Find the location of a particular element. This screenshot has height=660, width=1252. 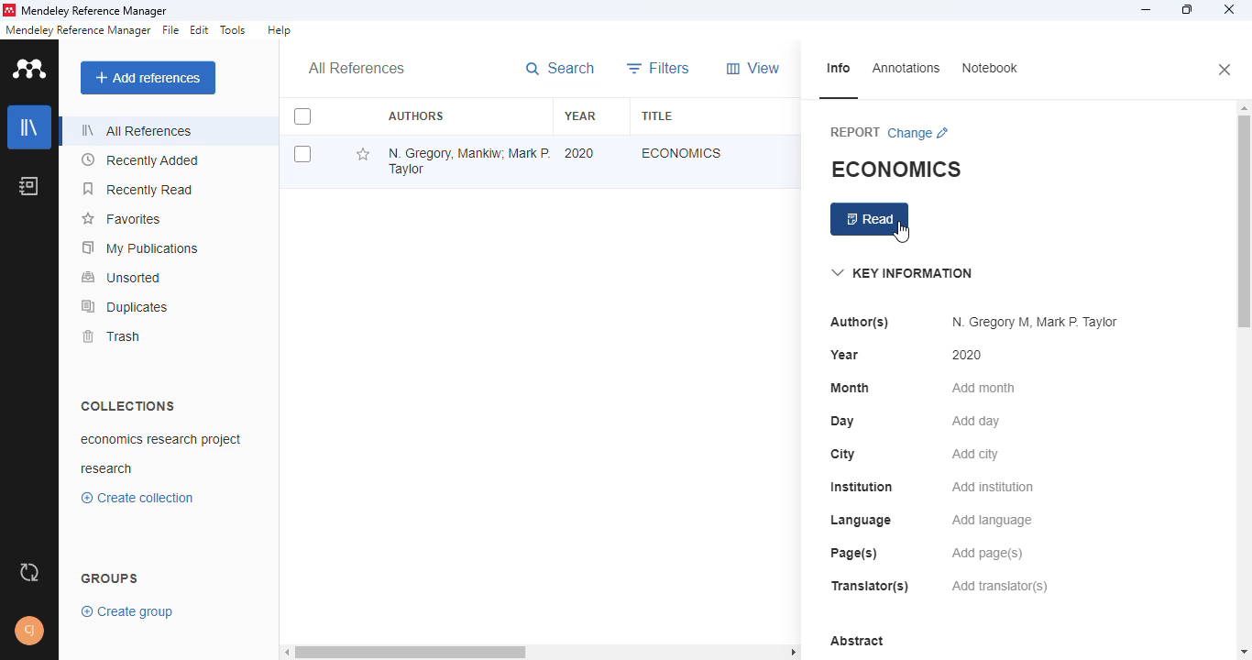

add language is located at coordinates (993, 521).